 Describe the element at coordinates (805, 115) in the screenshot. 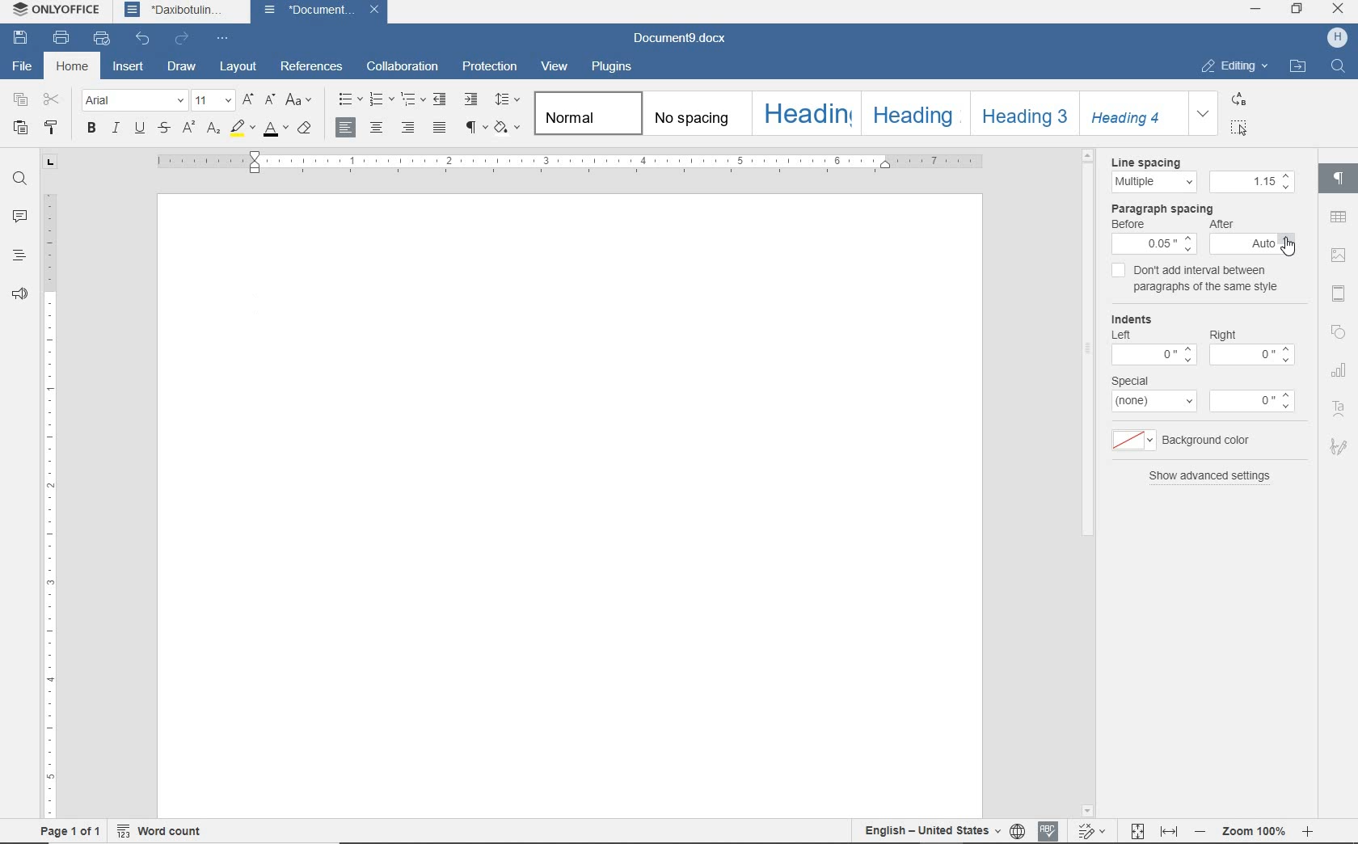

I see `heading 1` at that location.